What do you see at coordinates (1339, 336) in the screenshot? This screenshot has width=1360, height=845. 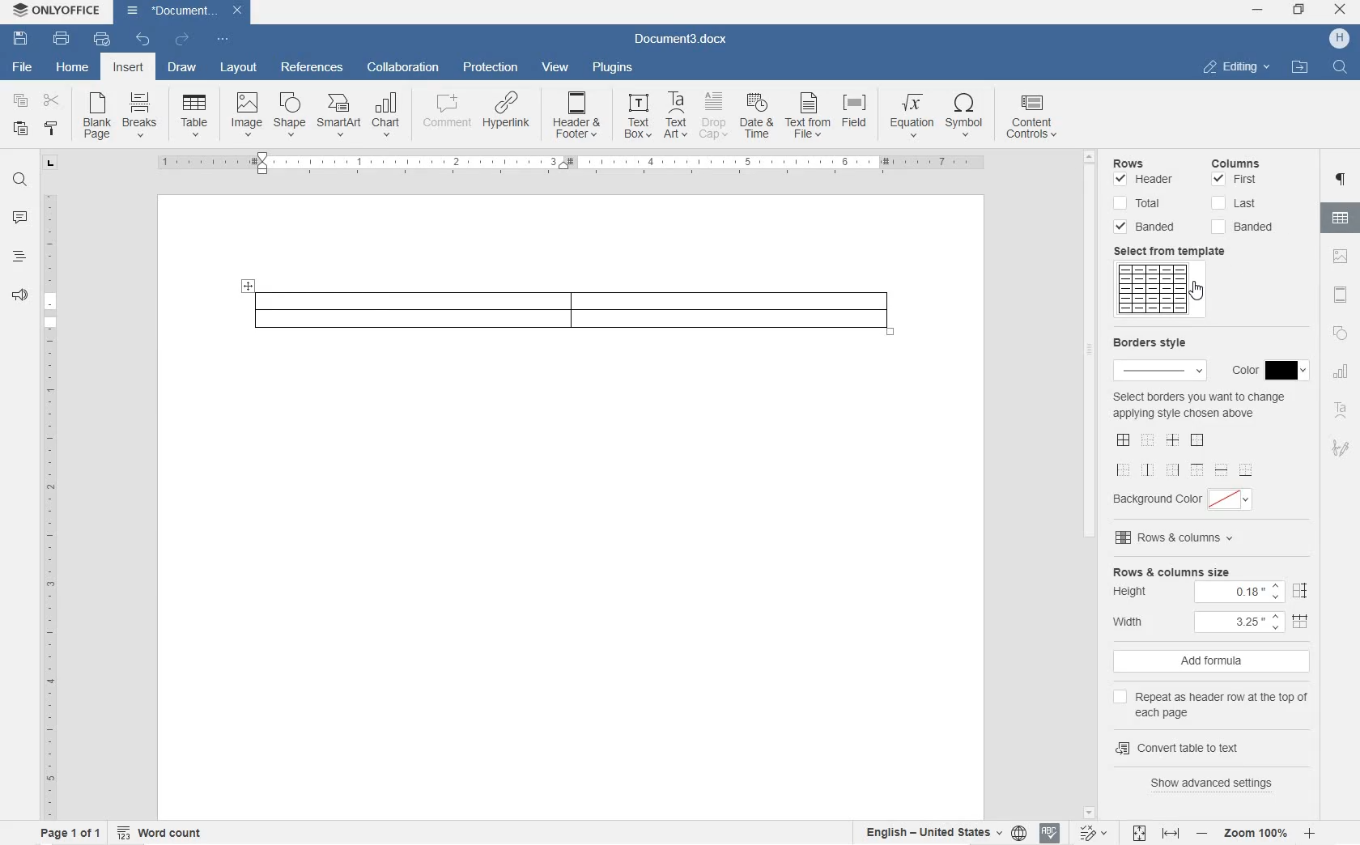 I see `SHAPE` at bounding box center [1339, 336].